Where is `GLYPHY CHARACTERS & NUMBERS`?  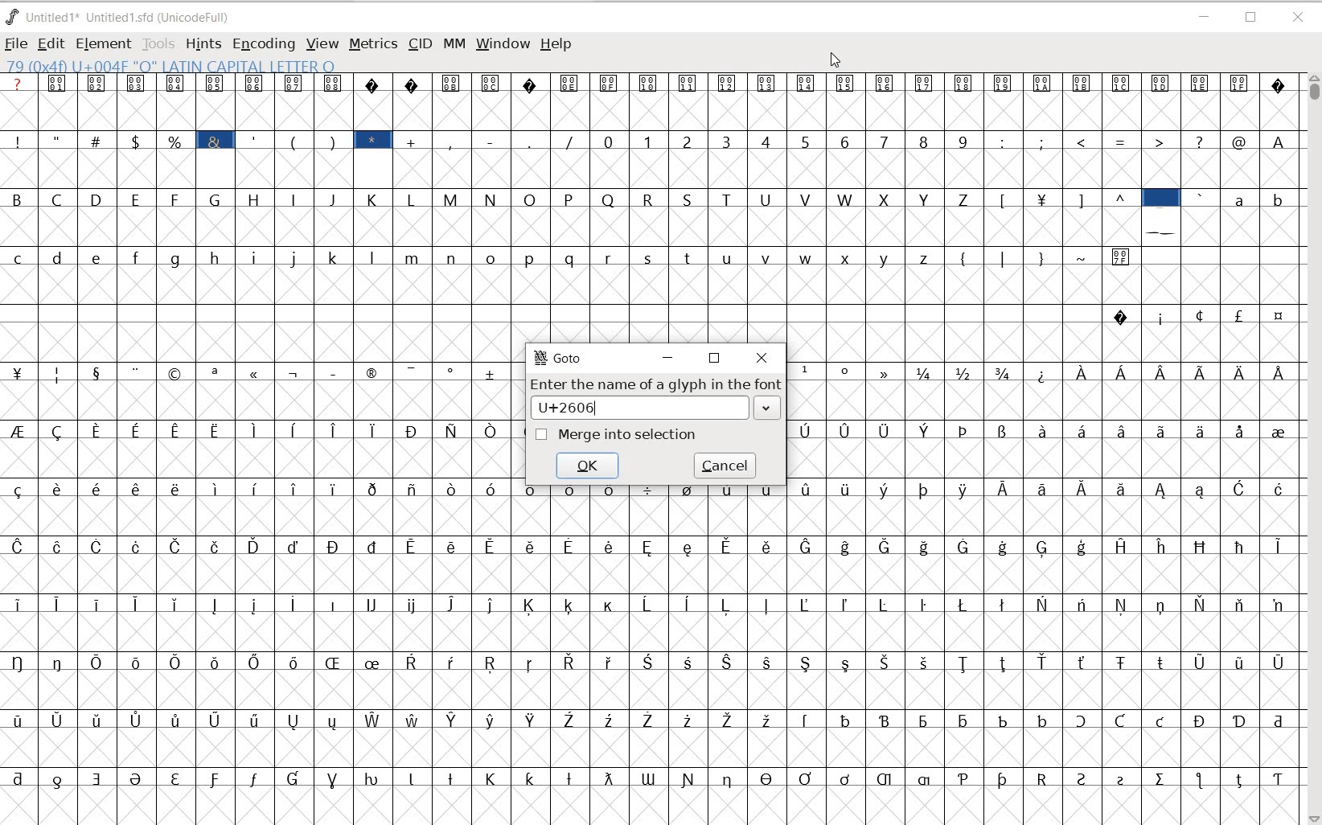 GLYPHY CHARACTERS & NUMBERS is located at coordinates (1045, 410).